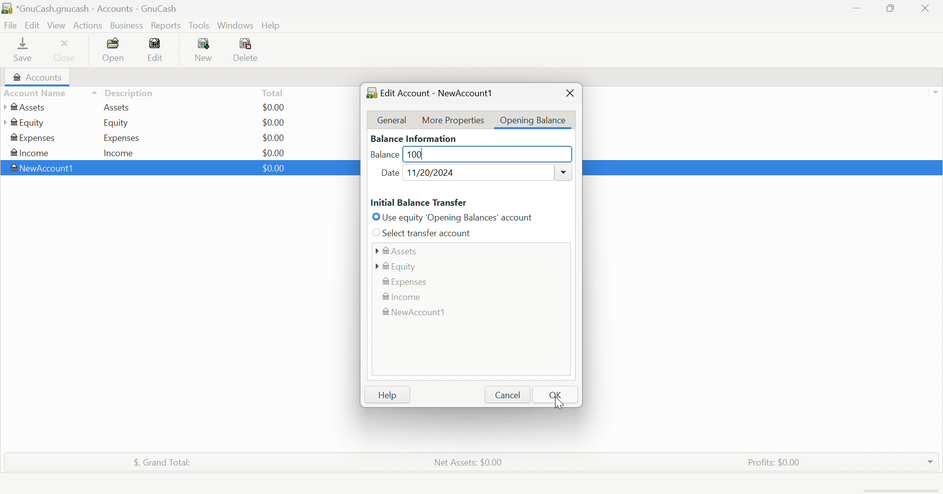 This screenshot has width=943, height=494. Describe the element at coordinates (417, 313) in the screenshot. I see `NewAccount1` at that location.